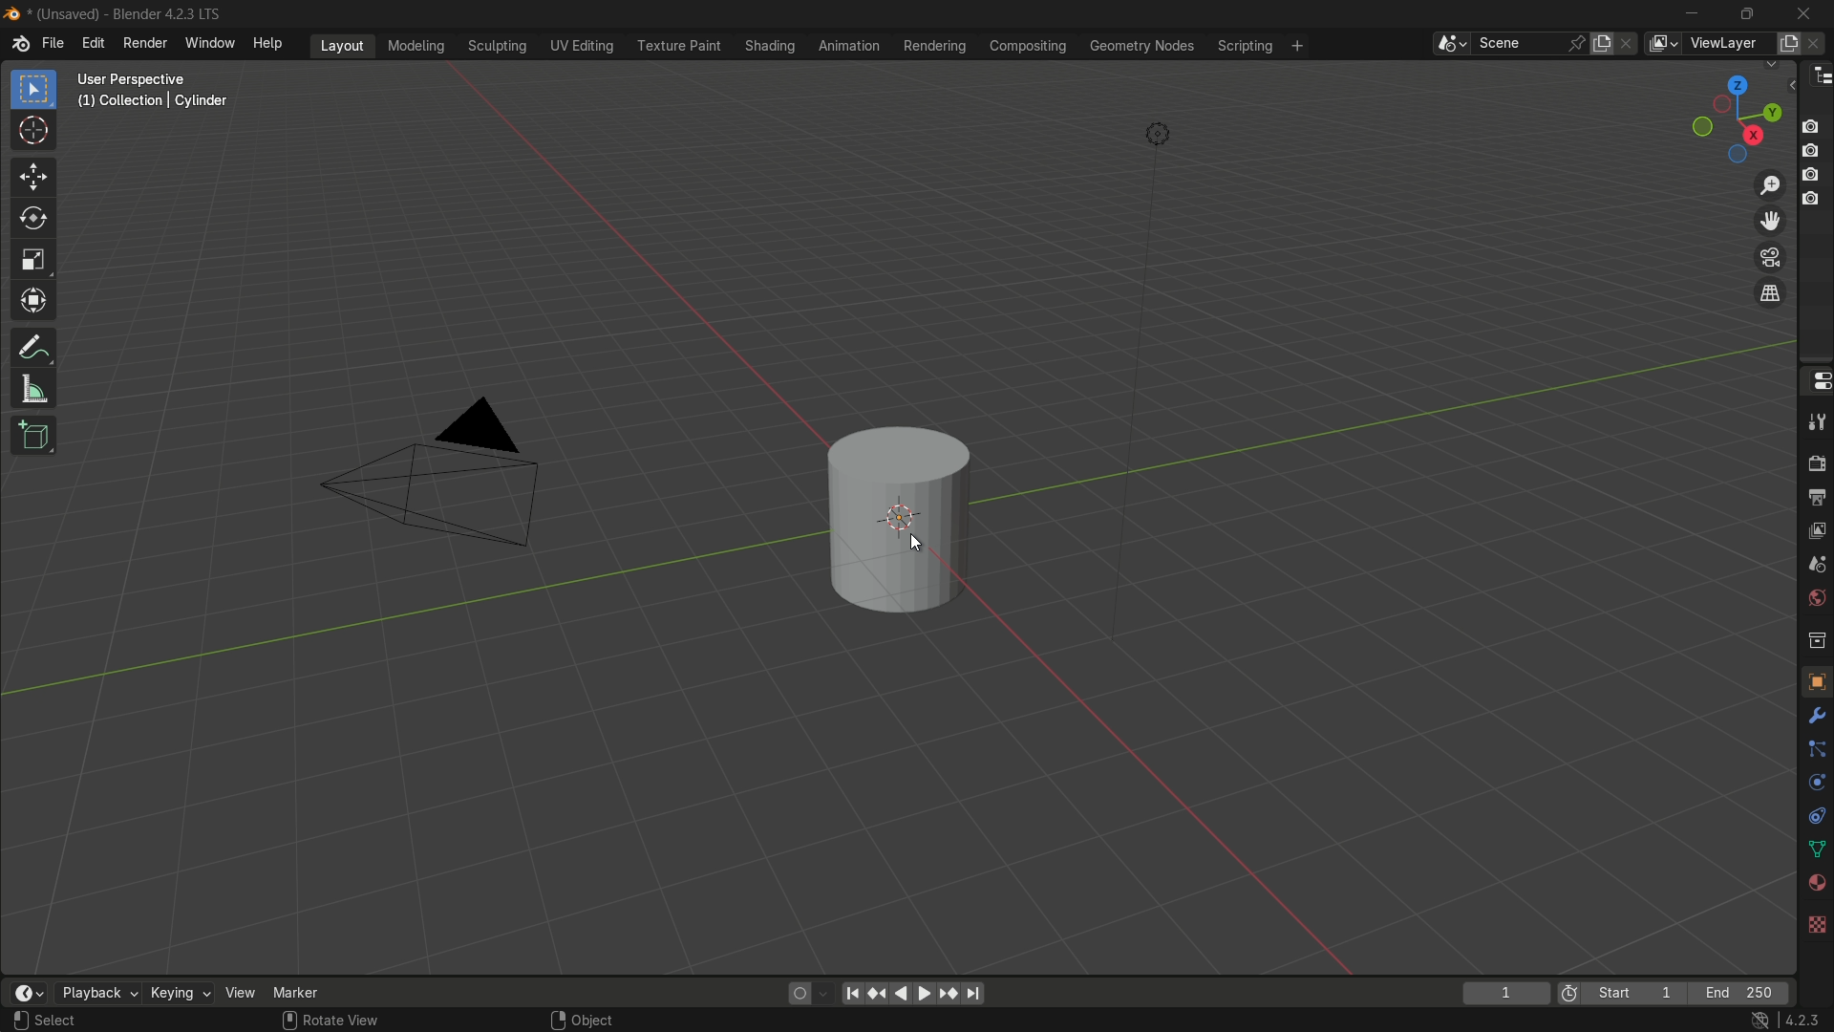 This screenshot has height=1032, width=1834. Describe the element at coordinates (287, 1019) in the screenshot. I see `scroll` at that location.